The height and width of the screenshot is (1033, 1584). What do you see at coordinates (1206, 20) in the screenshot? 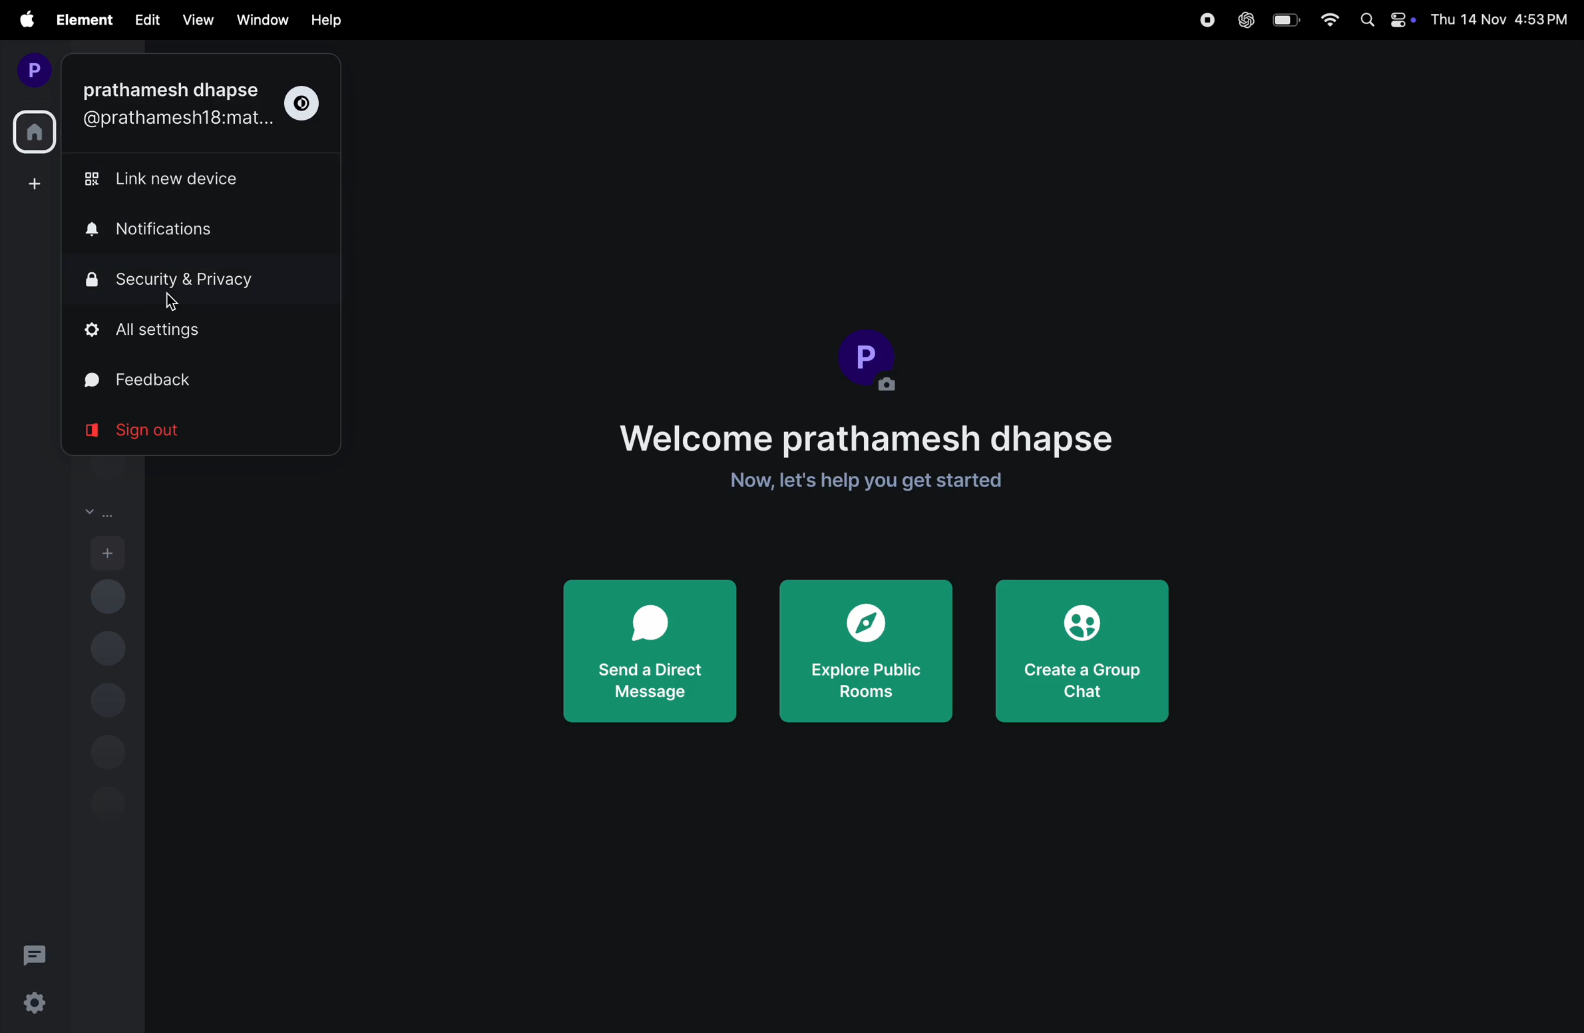
I see `record` at bounding box center [1206, 20].